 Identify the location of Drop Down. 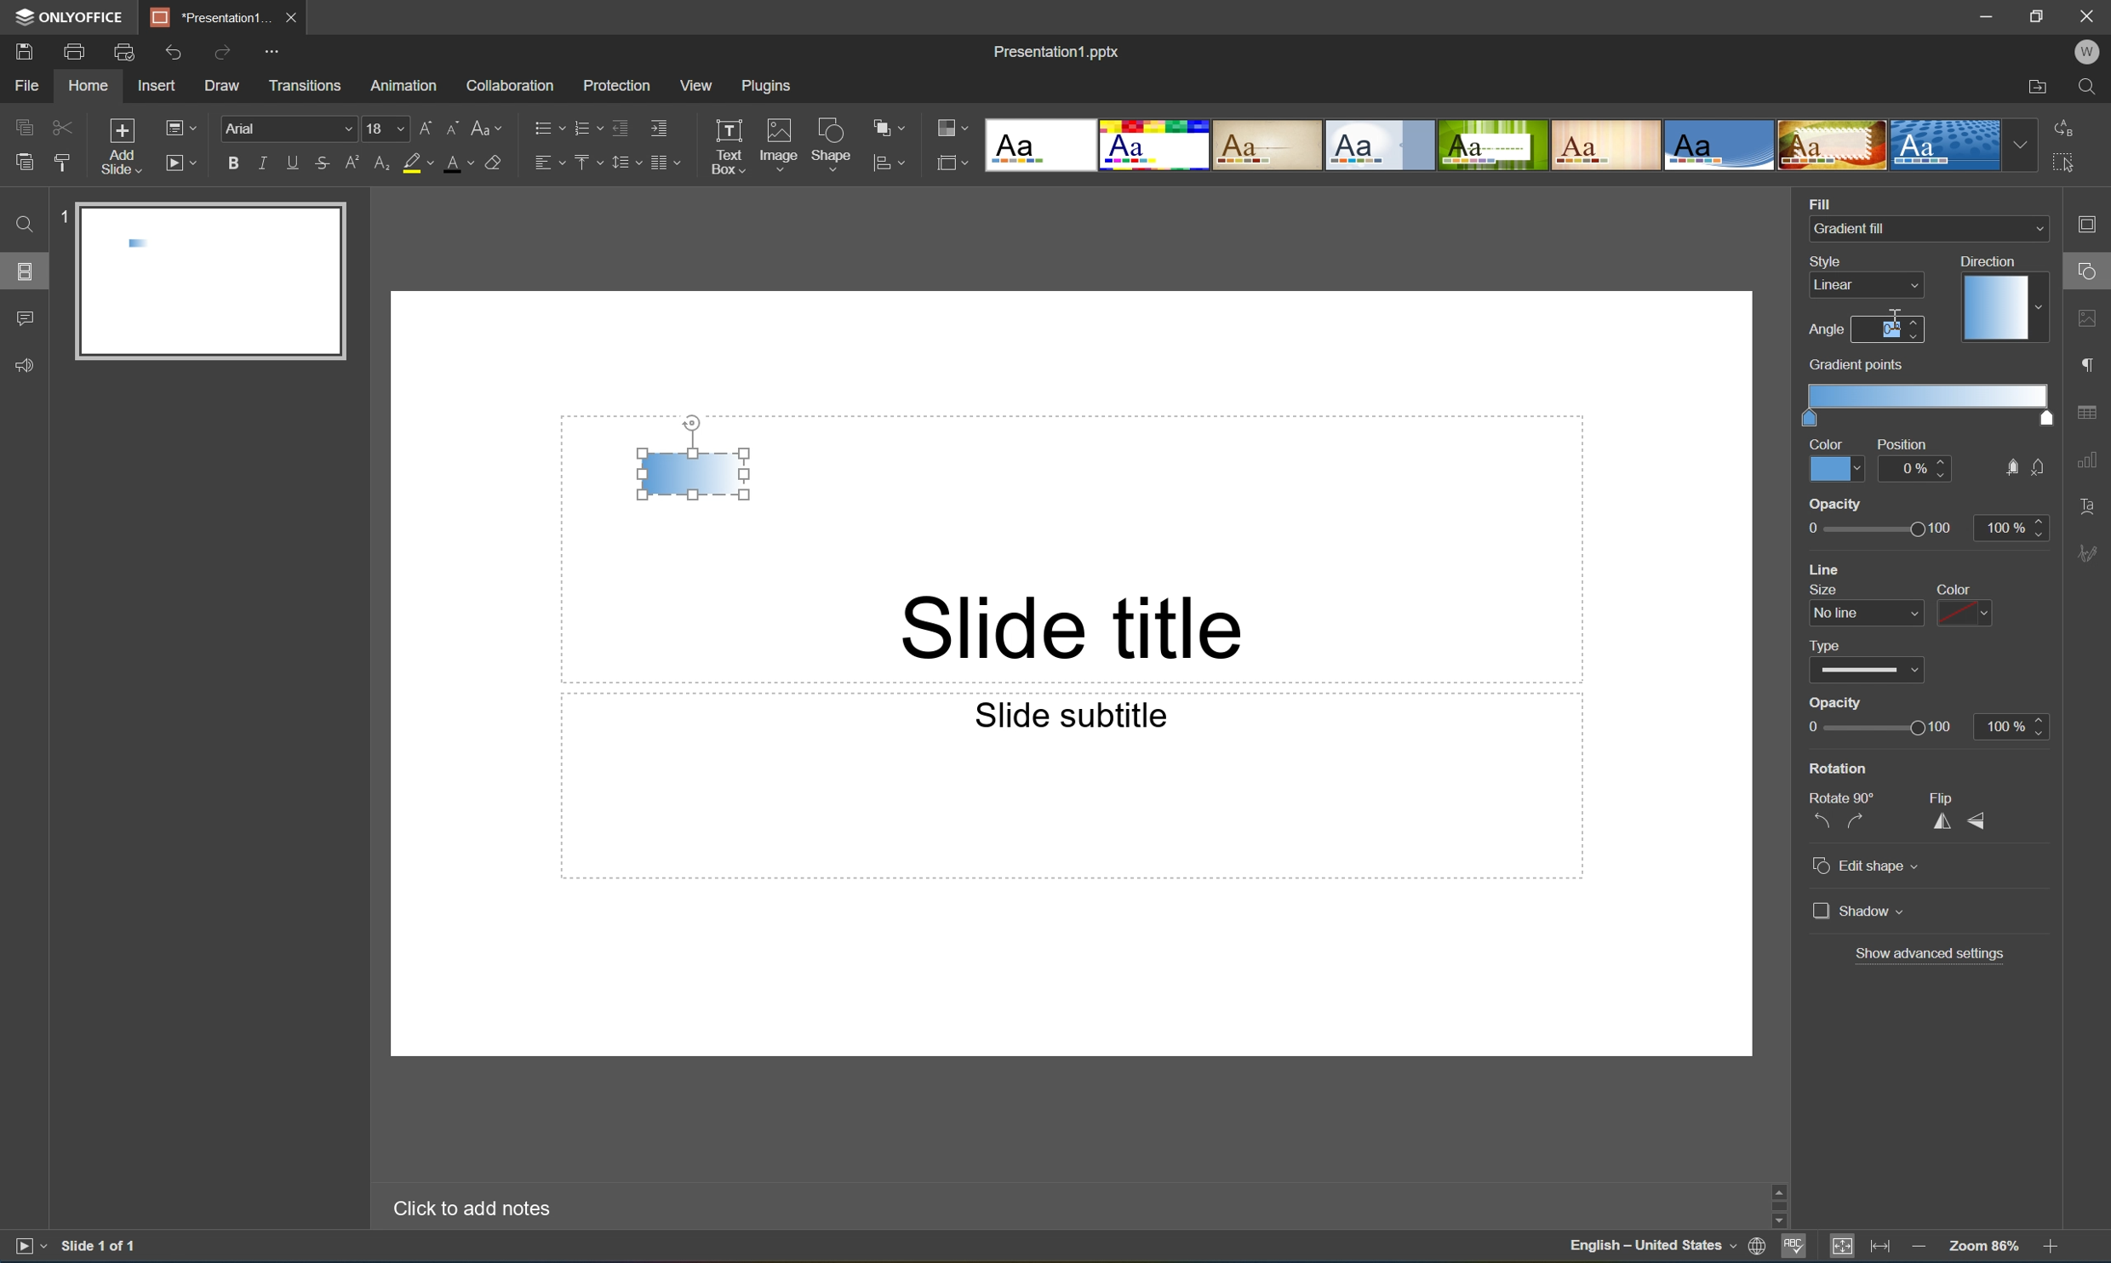
(2036, 229).